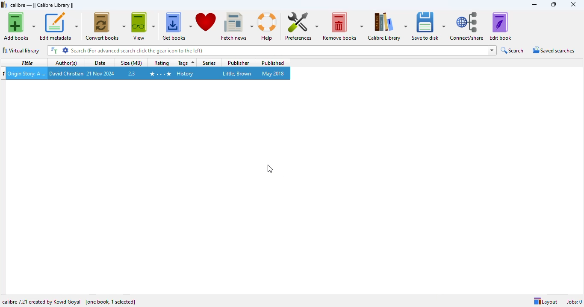  I want to click on remove books, so click(343, 26).